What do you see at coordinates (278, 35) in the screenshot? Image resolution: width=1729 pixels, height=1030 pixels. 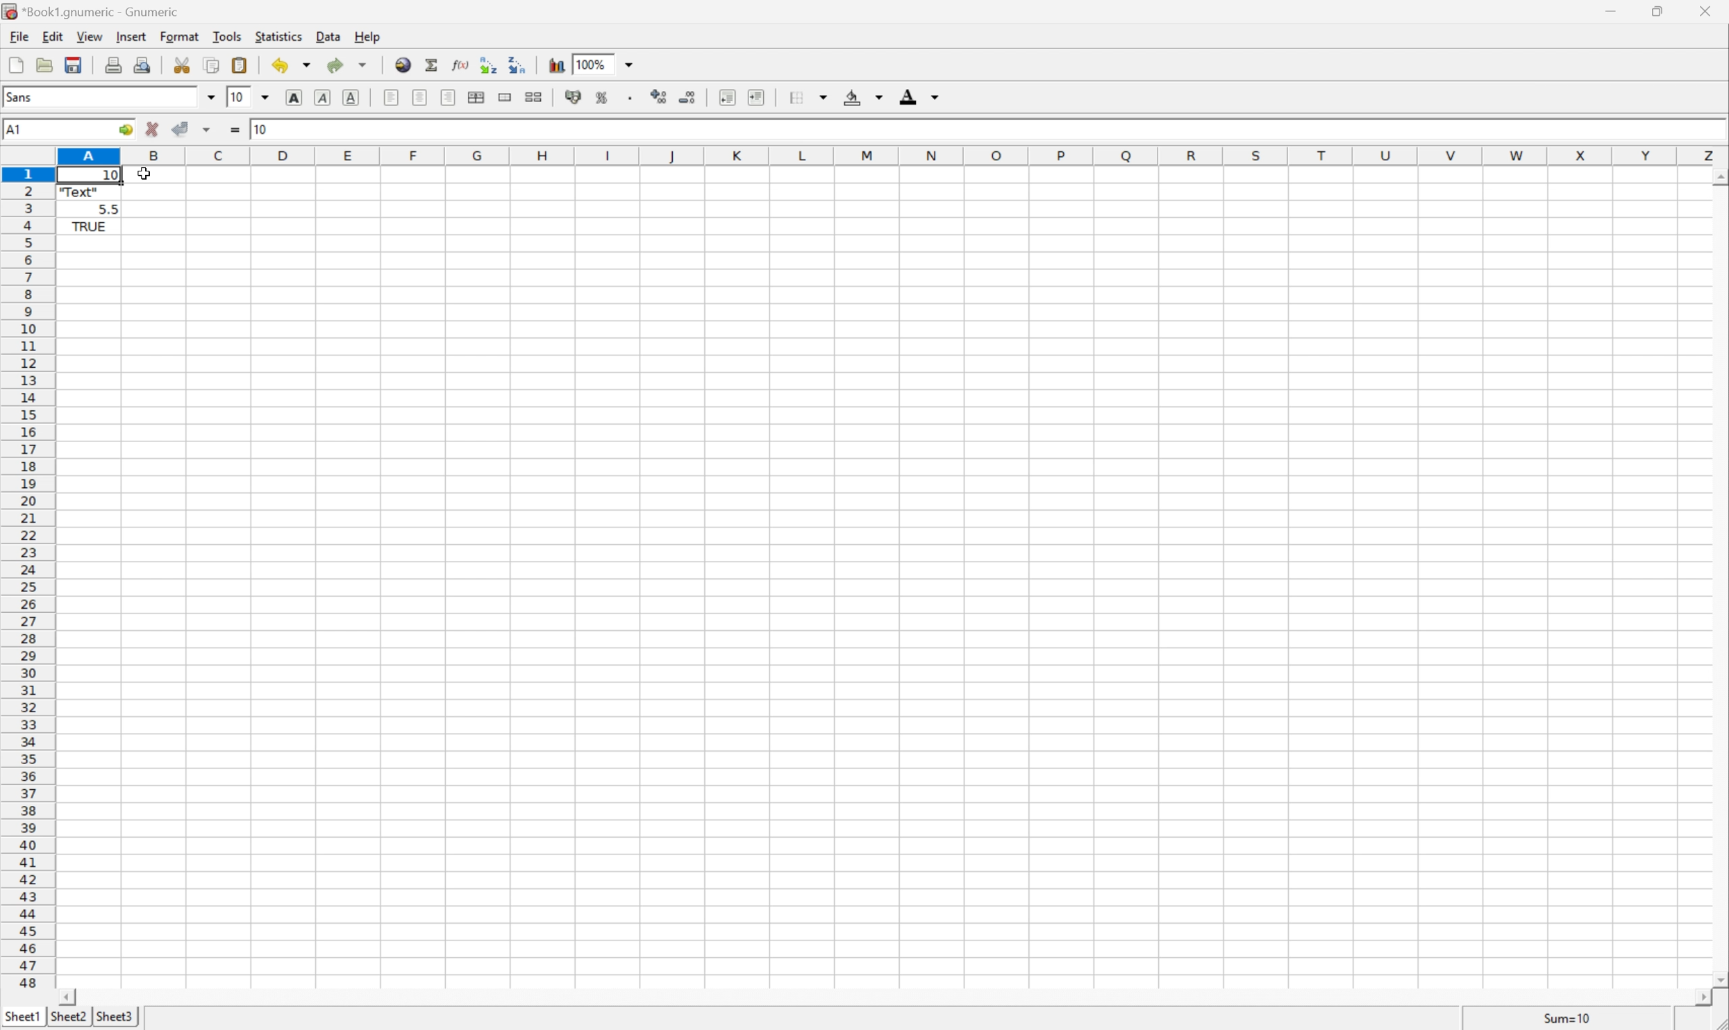 I see `Statistics` at bounding box center [278, 35].